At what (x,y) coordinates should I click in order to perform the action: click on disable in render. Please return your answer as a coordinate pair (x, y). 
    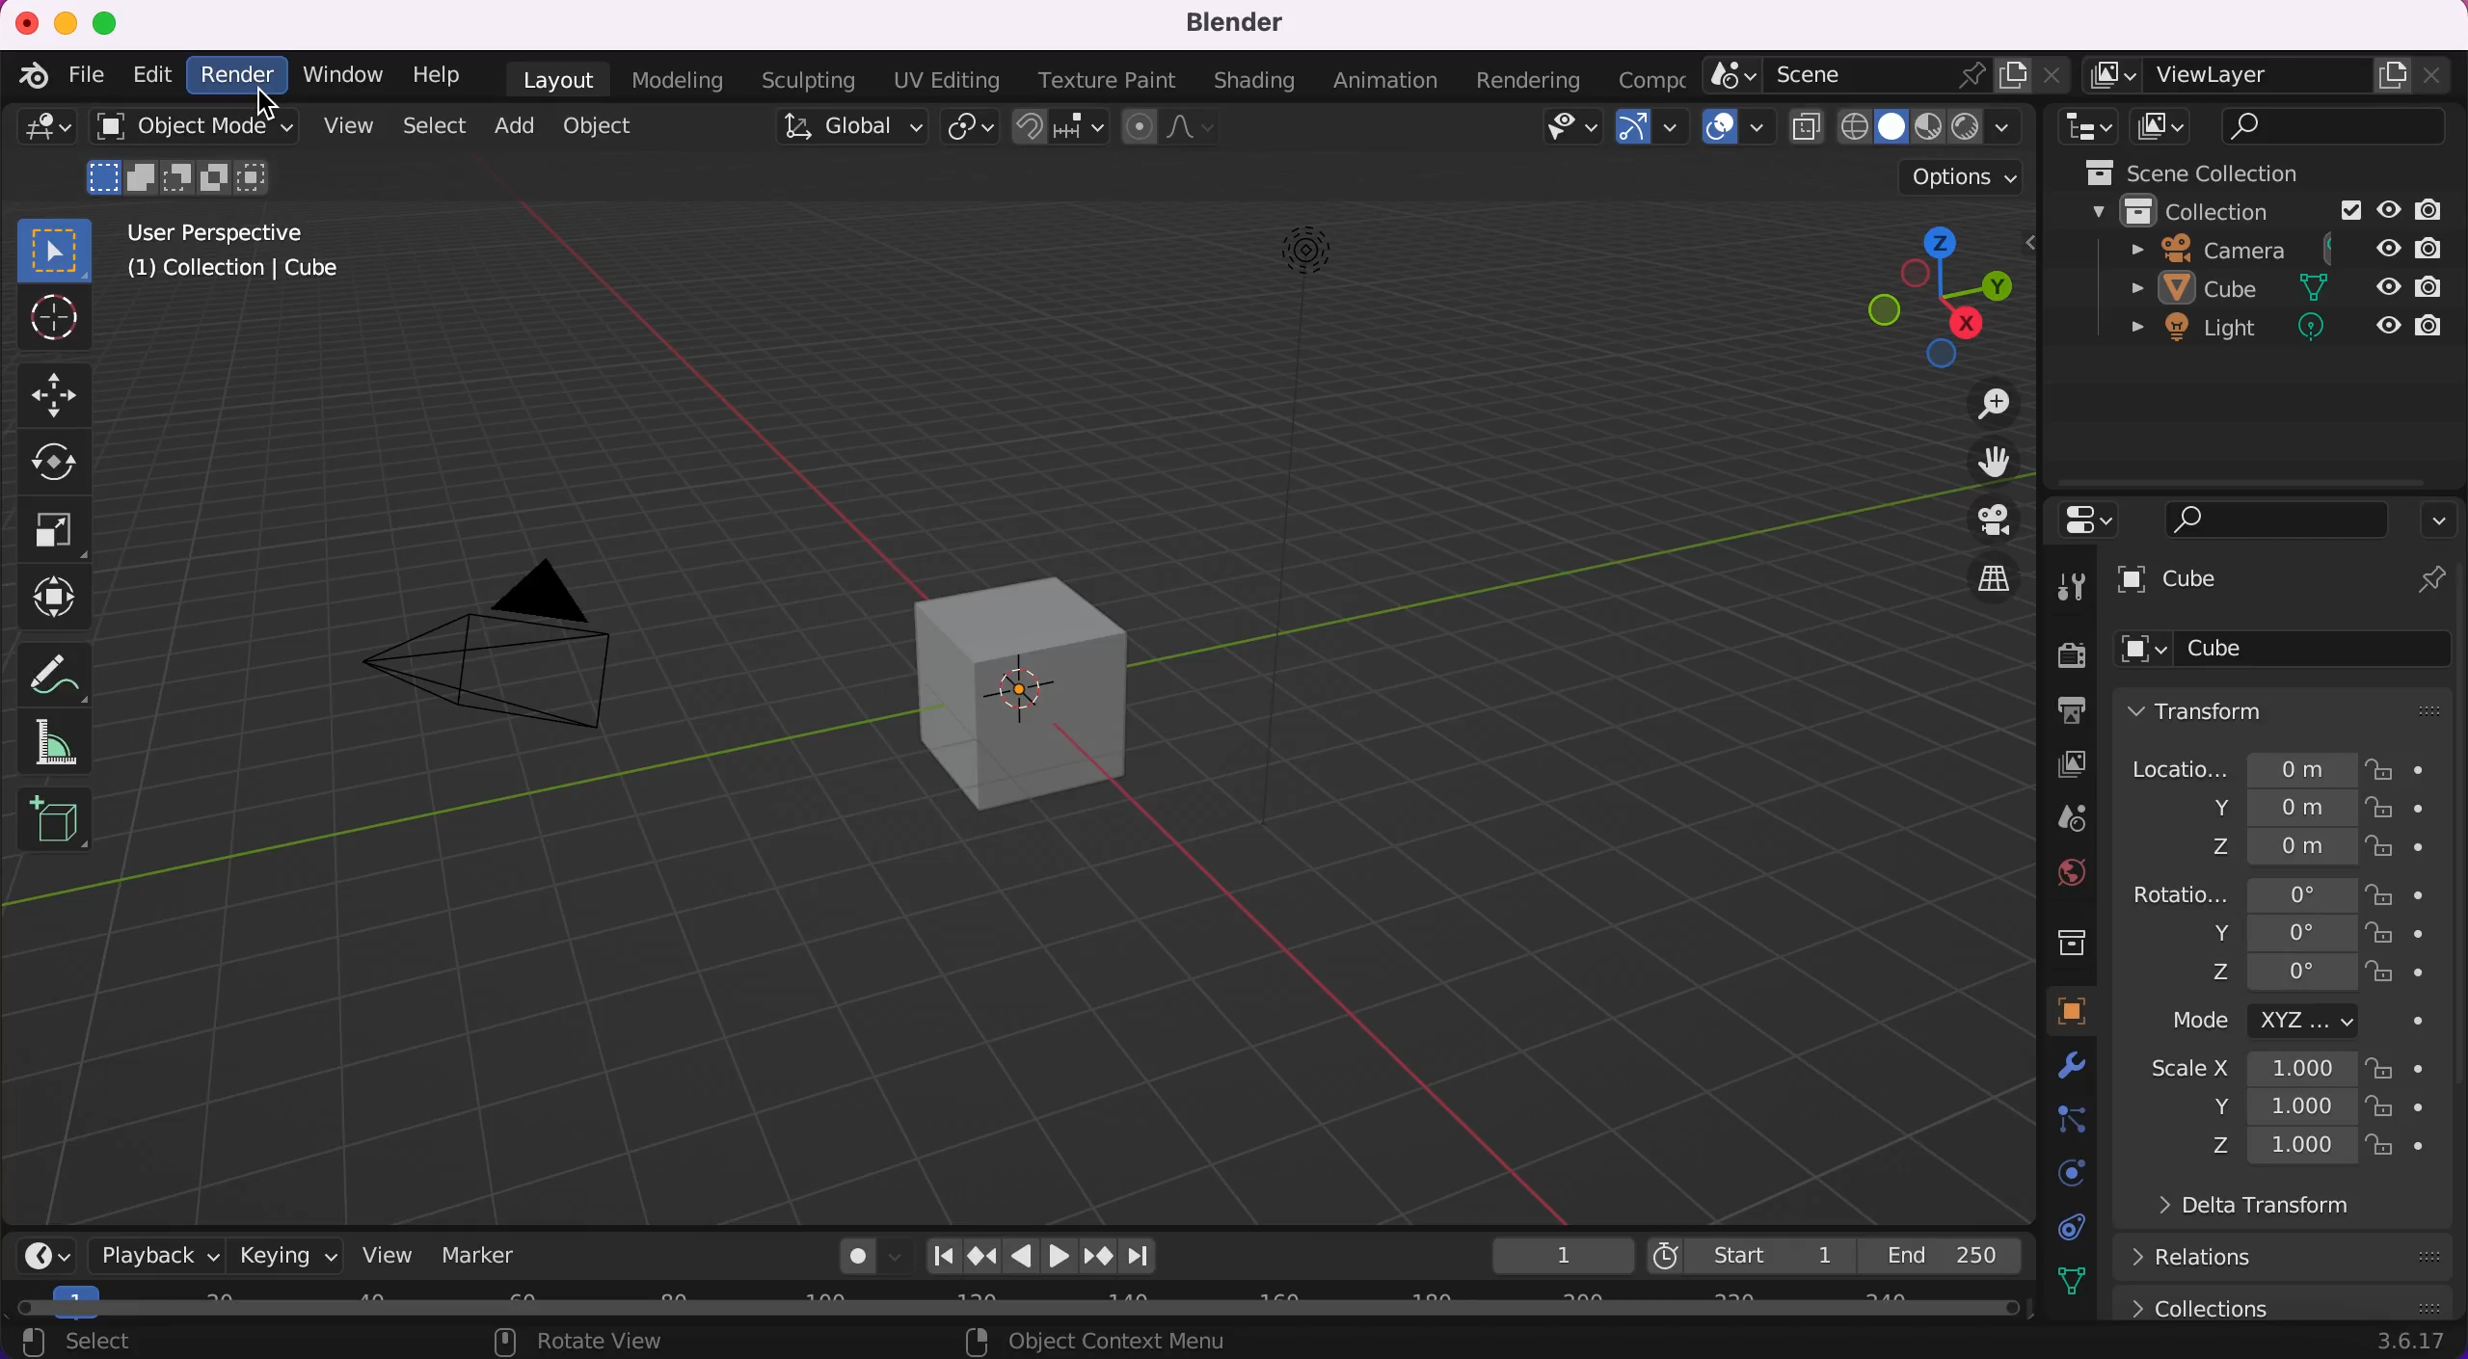
    Looking at the image, I should click on (2431, 286).